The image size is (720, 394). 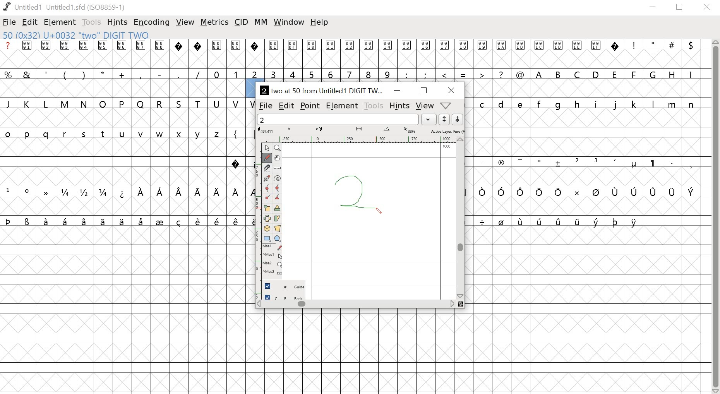 What do you see at coordinates (277, 159) in the screenshot?
I see `pan` at bounding box center [277, 159].